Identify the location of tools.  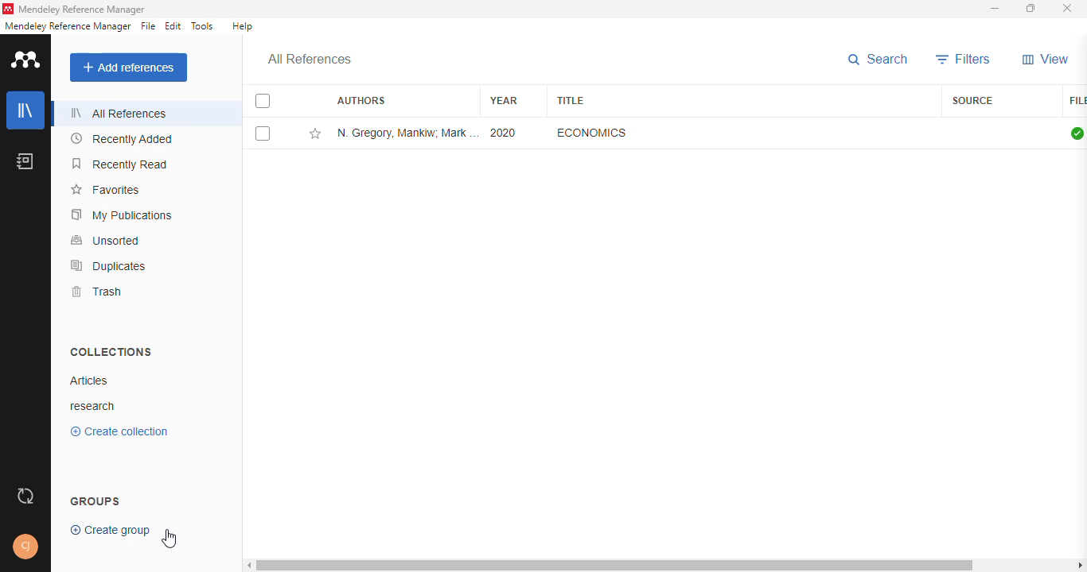
(203, 25).